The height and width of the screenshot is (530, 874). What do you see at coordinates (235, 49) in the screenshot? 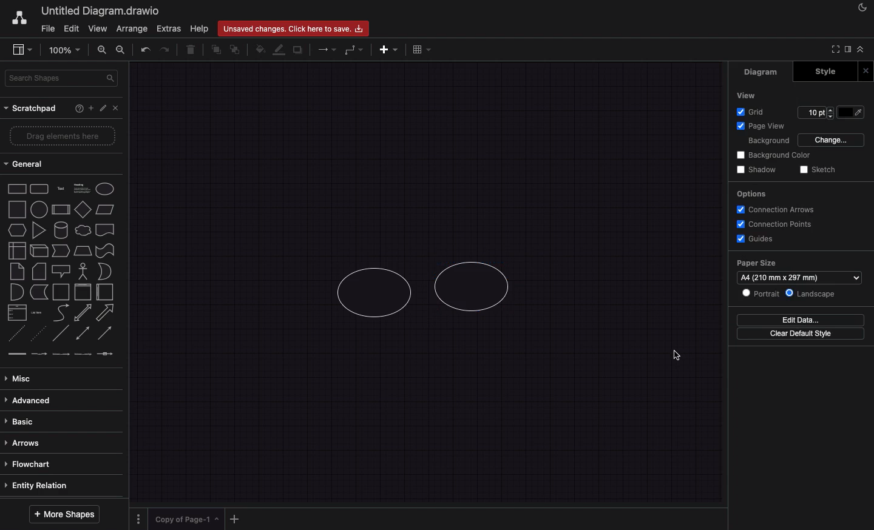
I see `to back` at bounding box center [235, 49].